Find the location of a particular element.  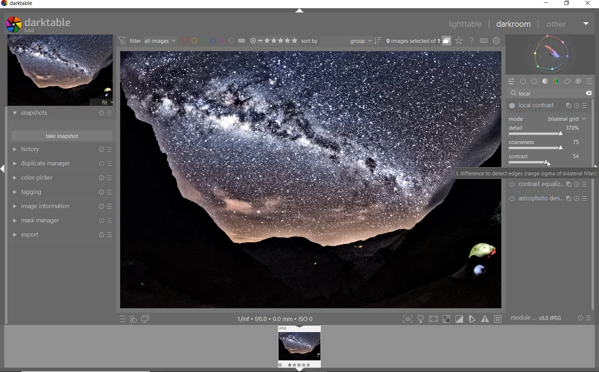

detail: 125% is located at coordinates (544, 128).